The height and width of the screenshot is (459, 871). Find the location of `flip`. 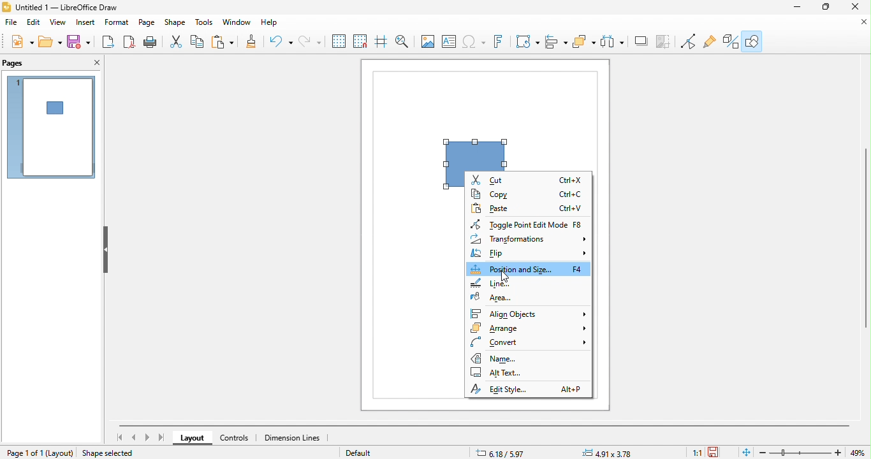

flip is located at coordinates (527, 254).